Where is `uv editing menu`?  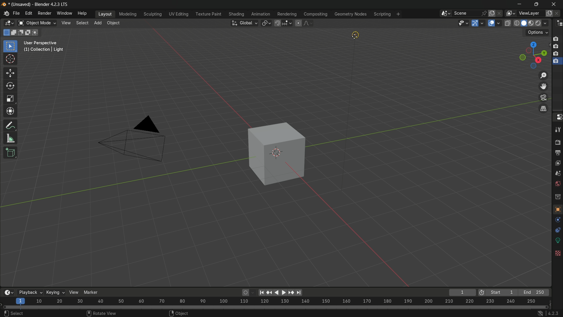 uv editing menu is located at coordinates (179, 14).